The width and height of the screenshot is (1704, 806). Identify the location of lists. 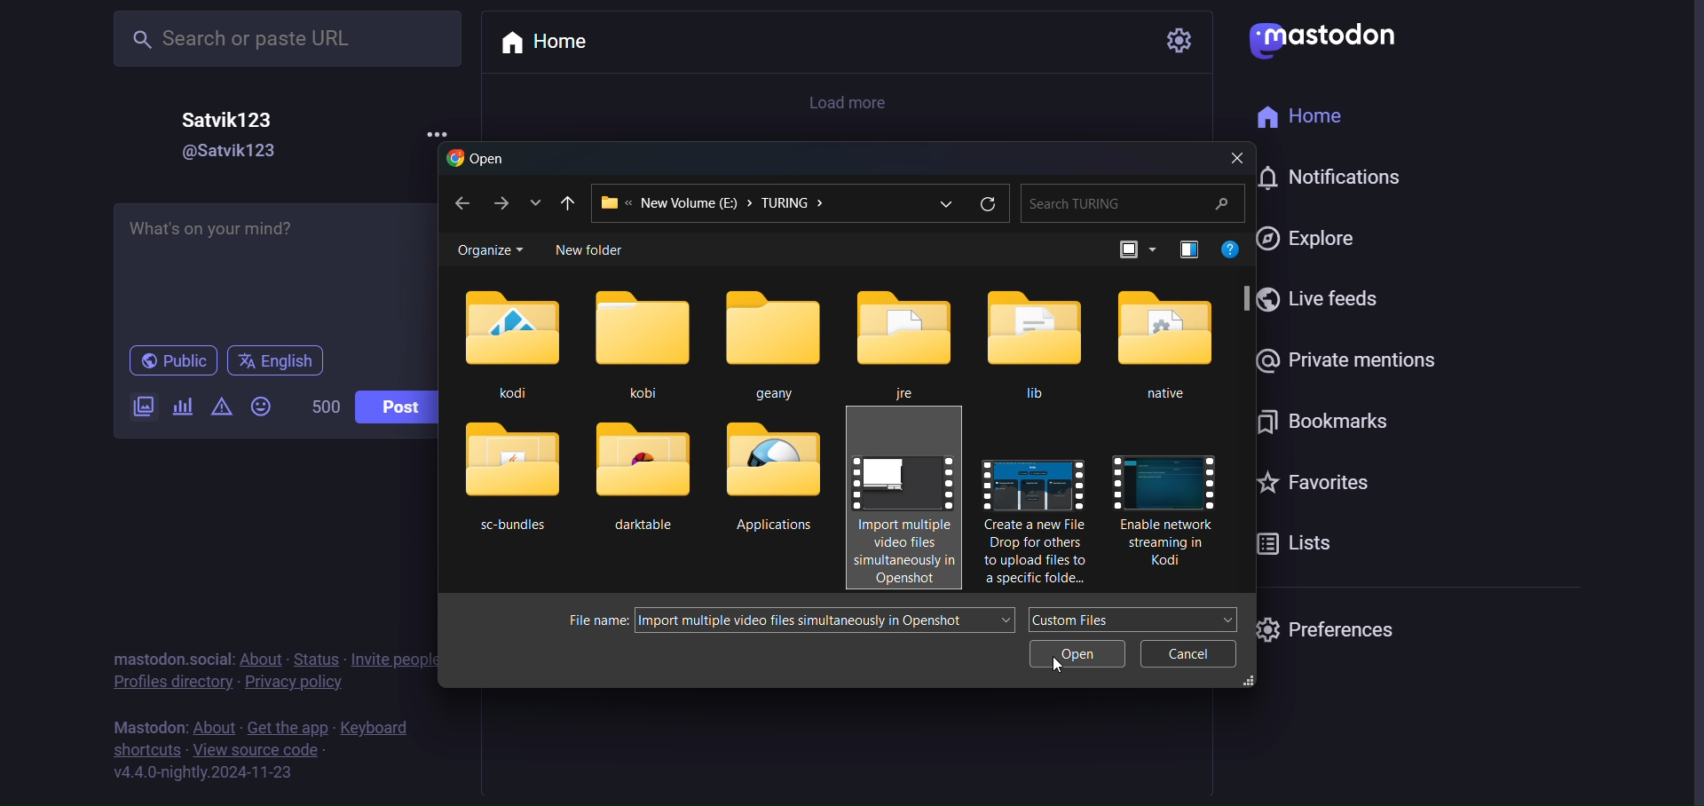
(1296, 546).